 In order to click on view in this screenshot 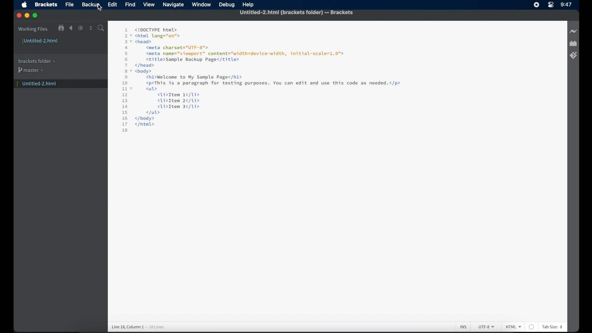, I will do `click(149, 4)`.